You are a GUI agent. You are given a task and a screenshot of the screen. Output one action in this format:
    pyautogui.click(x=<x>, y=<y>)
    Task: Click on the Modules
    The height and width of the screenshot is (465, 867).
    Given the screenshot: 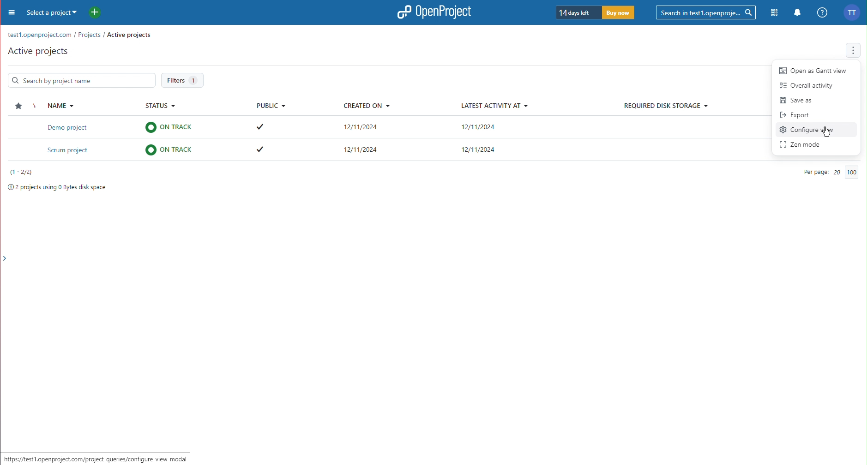 What is the action you would take?
    pyautogui.click(x=774, y=12)
    